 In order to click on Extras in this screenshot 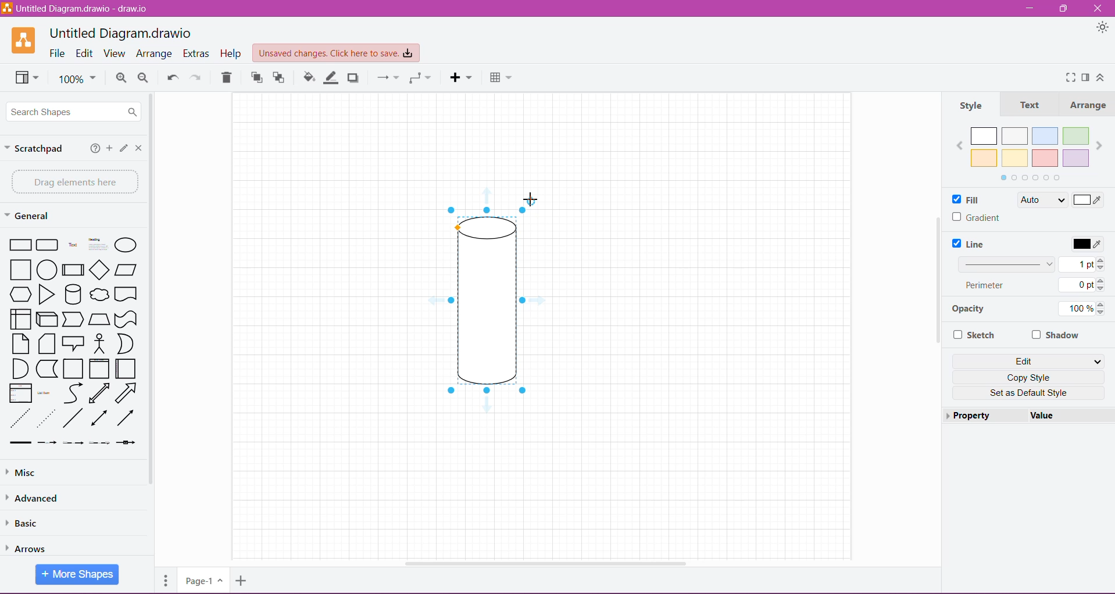, I will do `click(196, 53)`.